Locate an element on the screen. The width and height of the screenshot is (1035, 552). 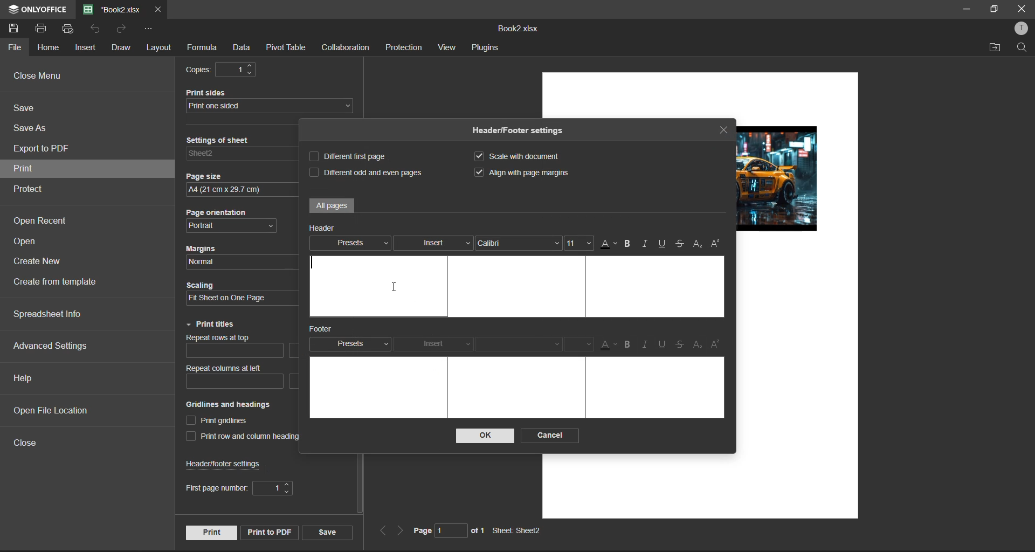
scale with document is located at coordinates (522, 156).